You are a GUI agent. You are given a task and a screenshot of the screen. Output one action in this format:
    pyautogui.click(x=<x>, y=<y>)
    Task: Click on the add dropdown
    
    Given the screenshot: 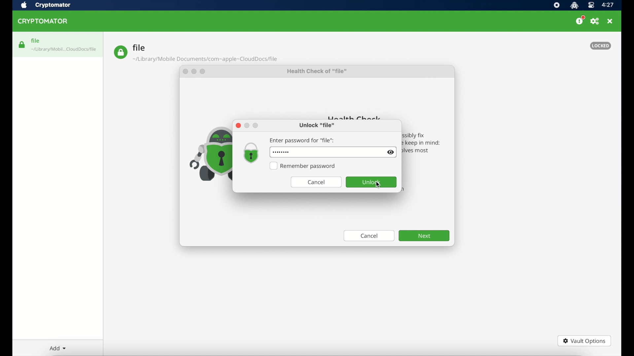 What is the action you would take?
    pyautogui.click(x=57, y=348)
    